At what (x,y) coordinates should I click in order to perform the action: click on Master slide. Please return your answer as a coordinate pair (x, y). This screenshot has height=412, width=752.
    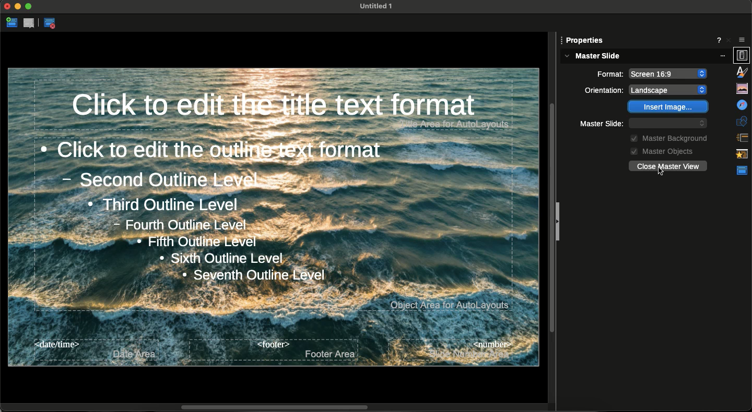
    Looking at the image, I should click on (604, 123).